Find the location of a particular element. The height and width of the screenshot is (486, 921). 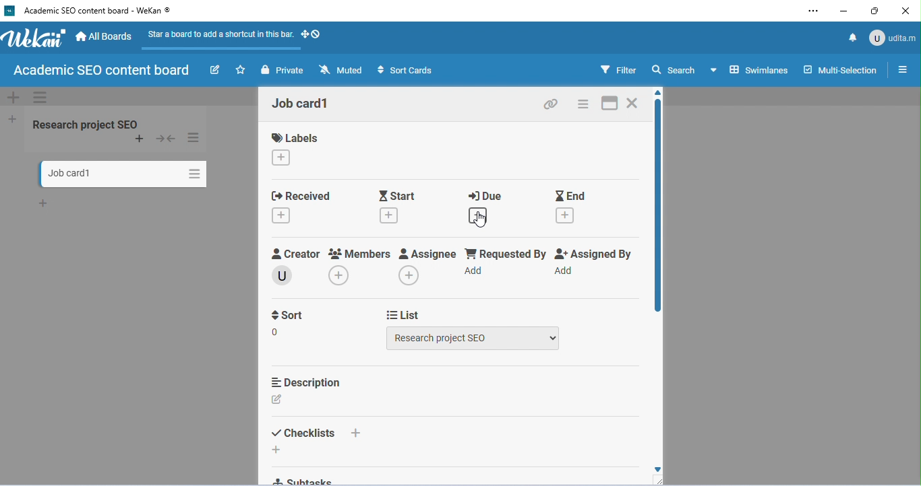

search is located at coordinates (674, 69).